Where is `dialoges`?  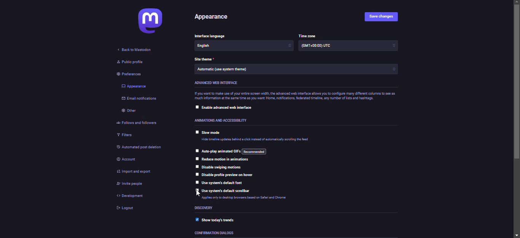 dialoges is located at coordinates (212, 232).